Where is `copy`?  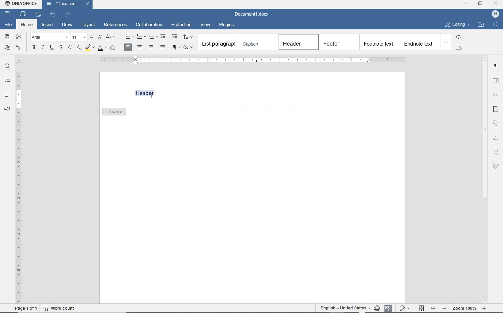
copy is located at coordinates (8, 37).